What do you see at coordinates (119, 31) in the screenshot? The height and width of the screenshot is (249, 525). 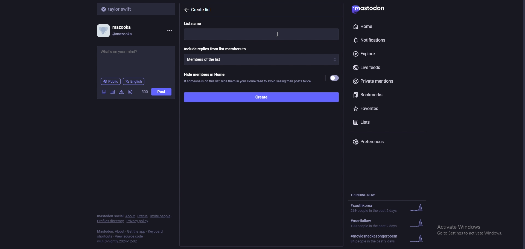 I see `profile` at bounding box center [119, 31].